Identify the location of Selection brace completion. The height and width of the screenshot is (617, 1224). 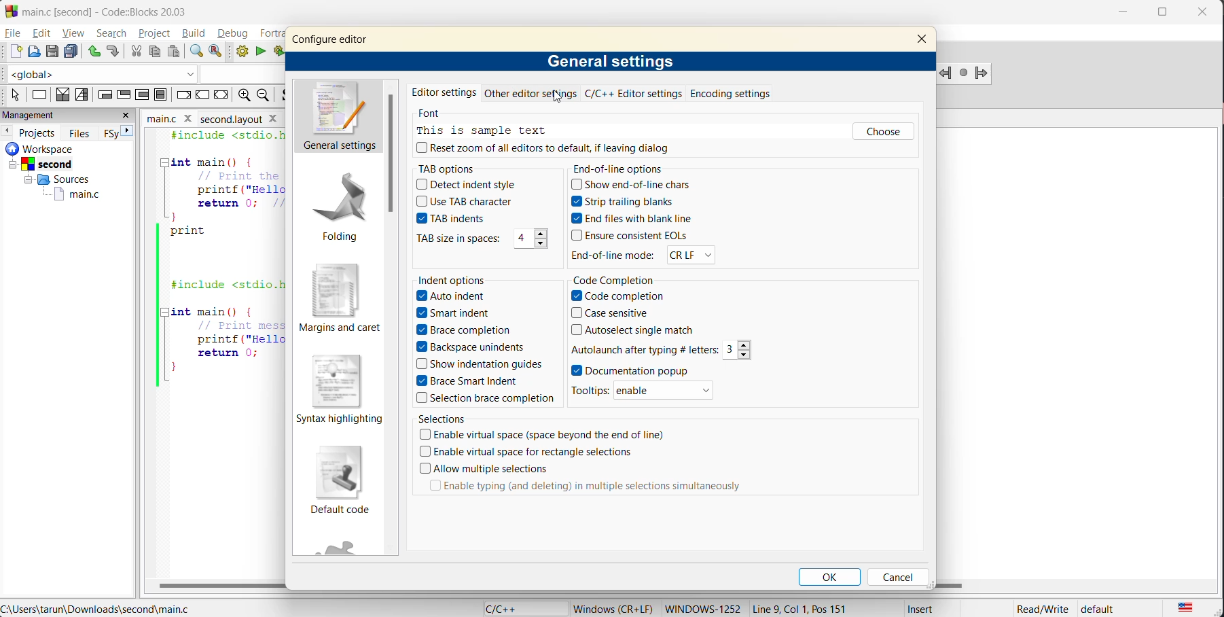
(488, 398).